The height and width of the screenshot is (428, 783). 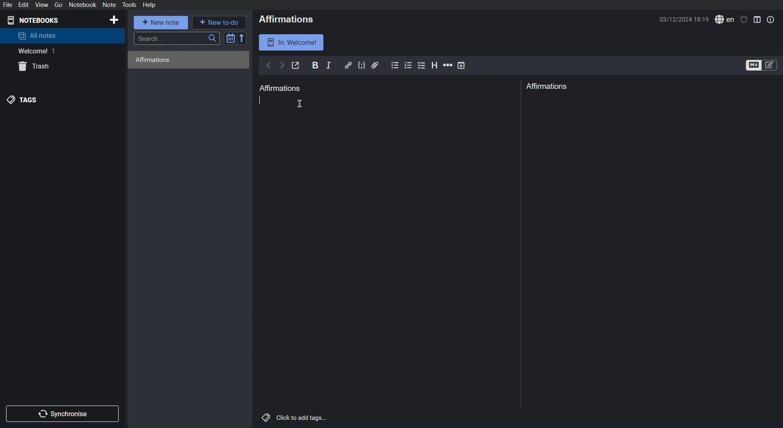 What do you see at coordinates (113, 20) in the screenshot?
I see `Add` at bounding box center [113, 20].